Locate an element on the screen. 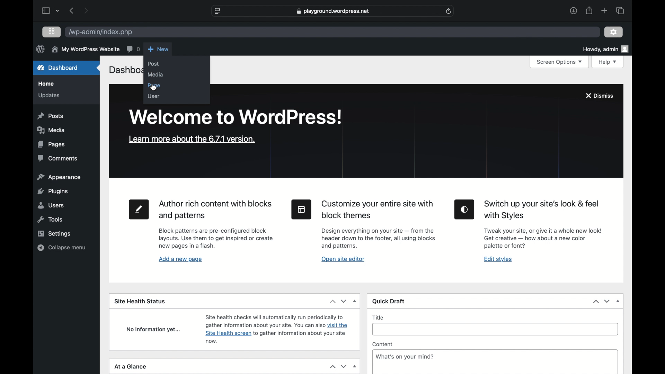 This screenshot has height=374, width=665. wordpress is located at coordinates (39, 49).